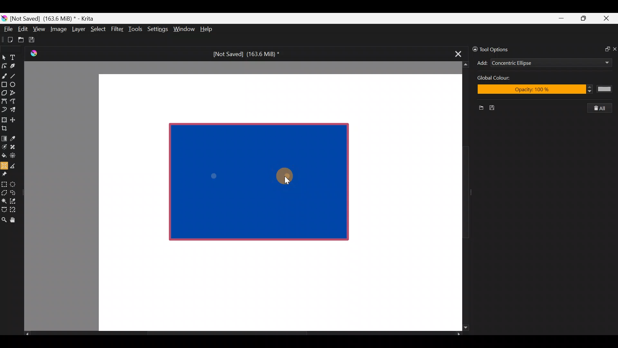  What do you see at coordinates (4, 58) in the screenshot?
I see `Select shapes tool` at bounding box center [4, 58].